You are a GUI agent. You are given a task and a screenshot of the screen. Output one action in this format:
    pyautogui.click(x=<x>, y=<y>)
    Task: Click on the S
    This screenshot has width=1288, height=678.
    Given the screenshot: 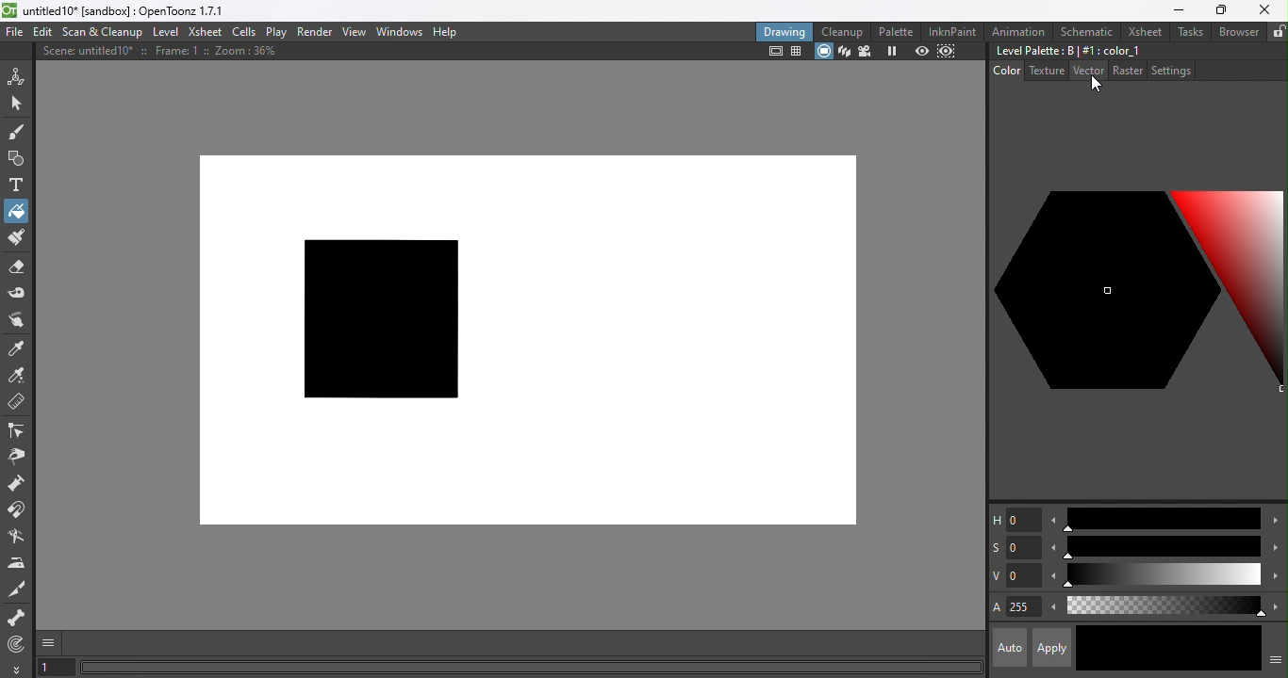 What is the action you would take?
    pyautogui.click(x=1016, y=549)
    